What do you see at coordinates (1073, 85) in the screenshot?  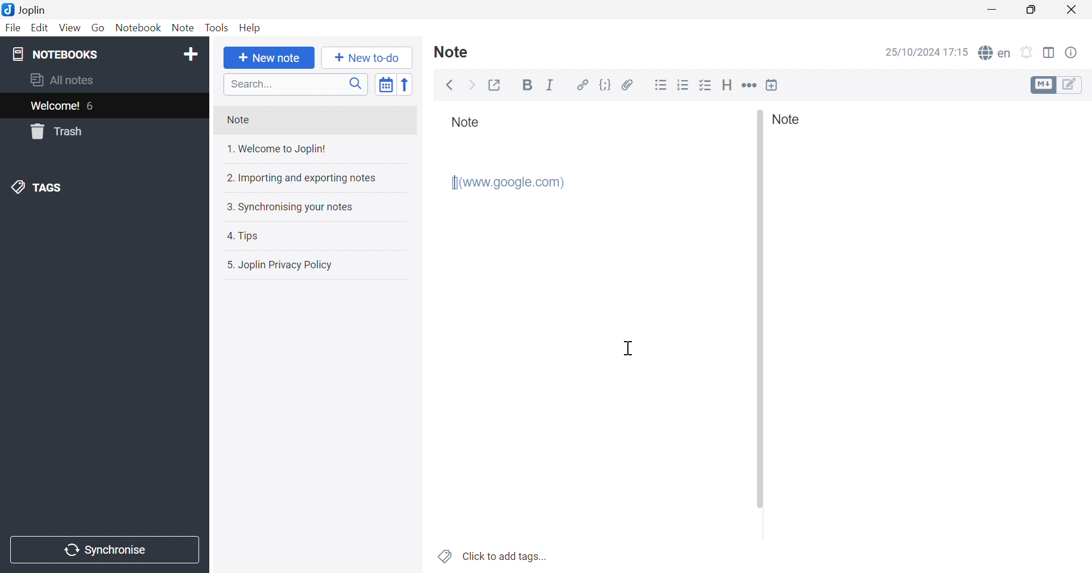 I see `Toggle editors` at bounding box center [1073, 85].